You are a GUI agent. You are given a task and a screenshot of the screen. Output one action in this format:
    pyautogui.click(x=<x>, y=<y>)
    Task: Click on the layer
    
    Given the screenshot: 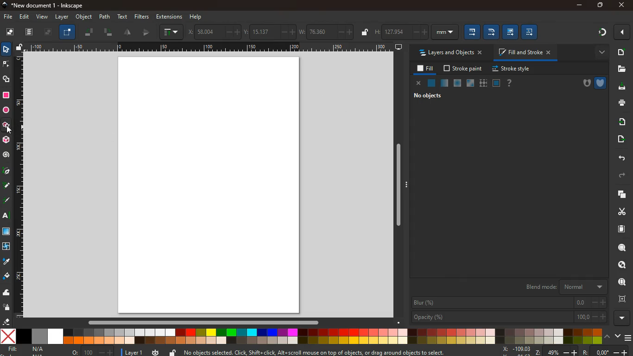 What is the action you would take?
    pyautogui.click(x=61, y=17)
    